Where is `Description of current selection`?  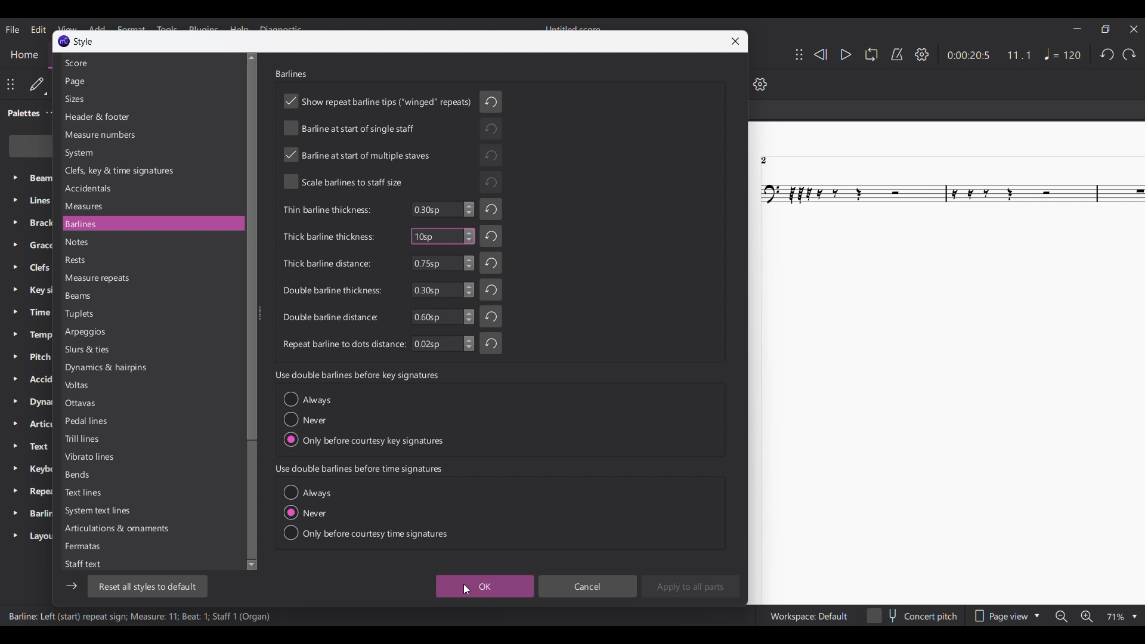
Description of current selection is located at coordinates (140, 615).